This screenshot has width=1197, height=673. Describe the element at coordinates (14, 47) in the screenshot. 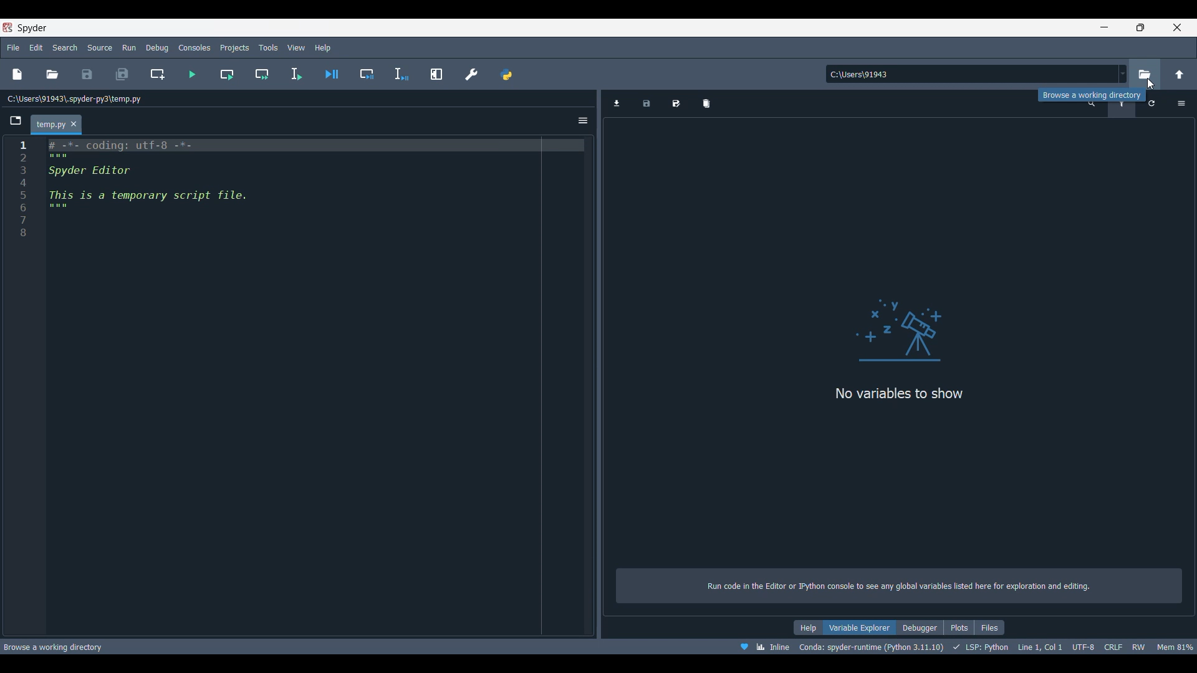

I see `File menu` at that location.